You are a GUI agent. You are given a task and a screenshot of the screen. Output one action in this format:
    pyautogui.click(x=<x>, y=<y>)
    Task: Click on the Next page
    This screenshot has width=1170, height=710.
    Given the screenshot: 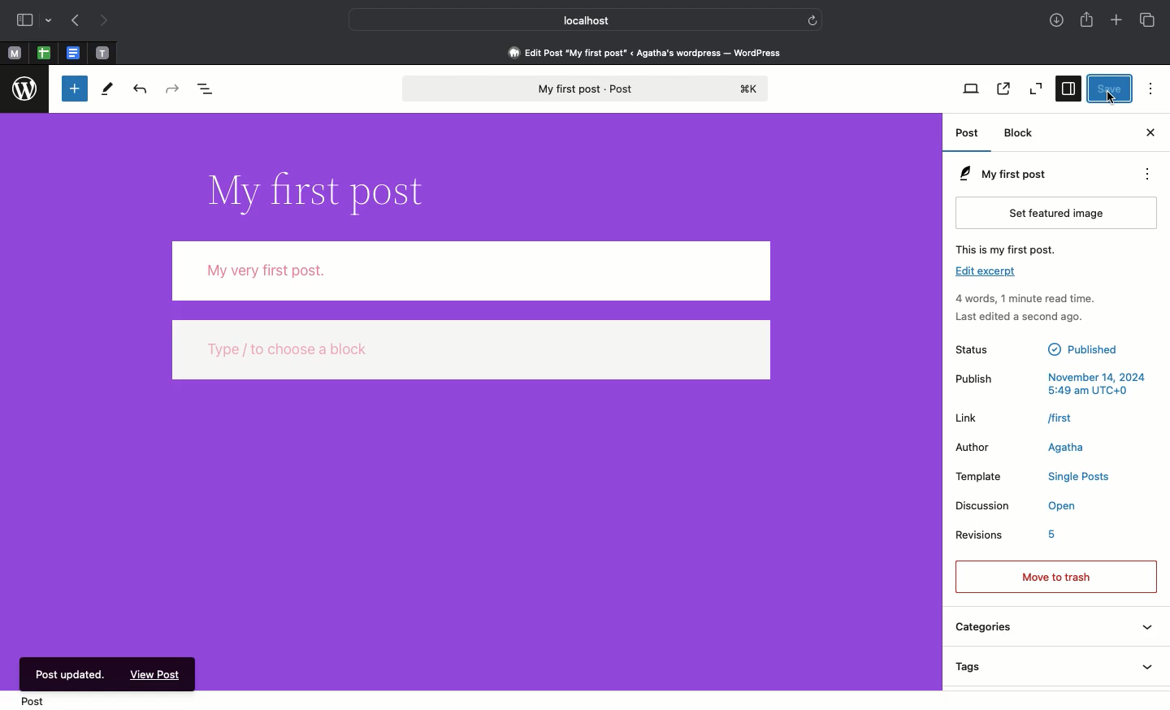 What is the action you would take?
    pyautogui.click(x=108, y=19)
    